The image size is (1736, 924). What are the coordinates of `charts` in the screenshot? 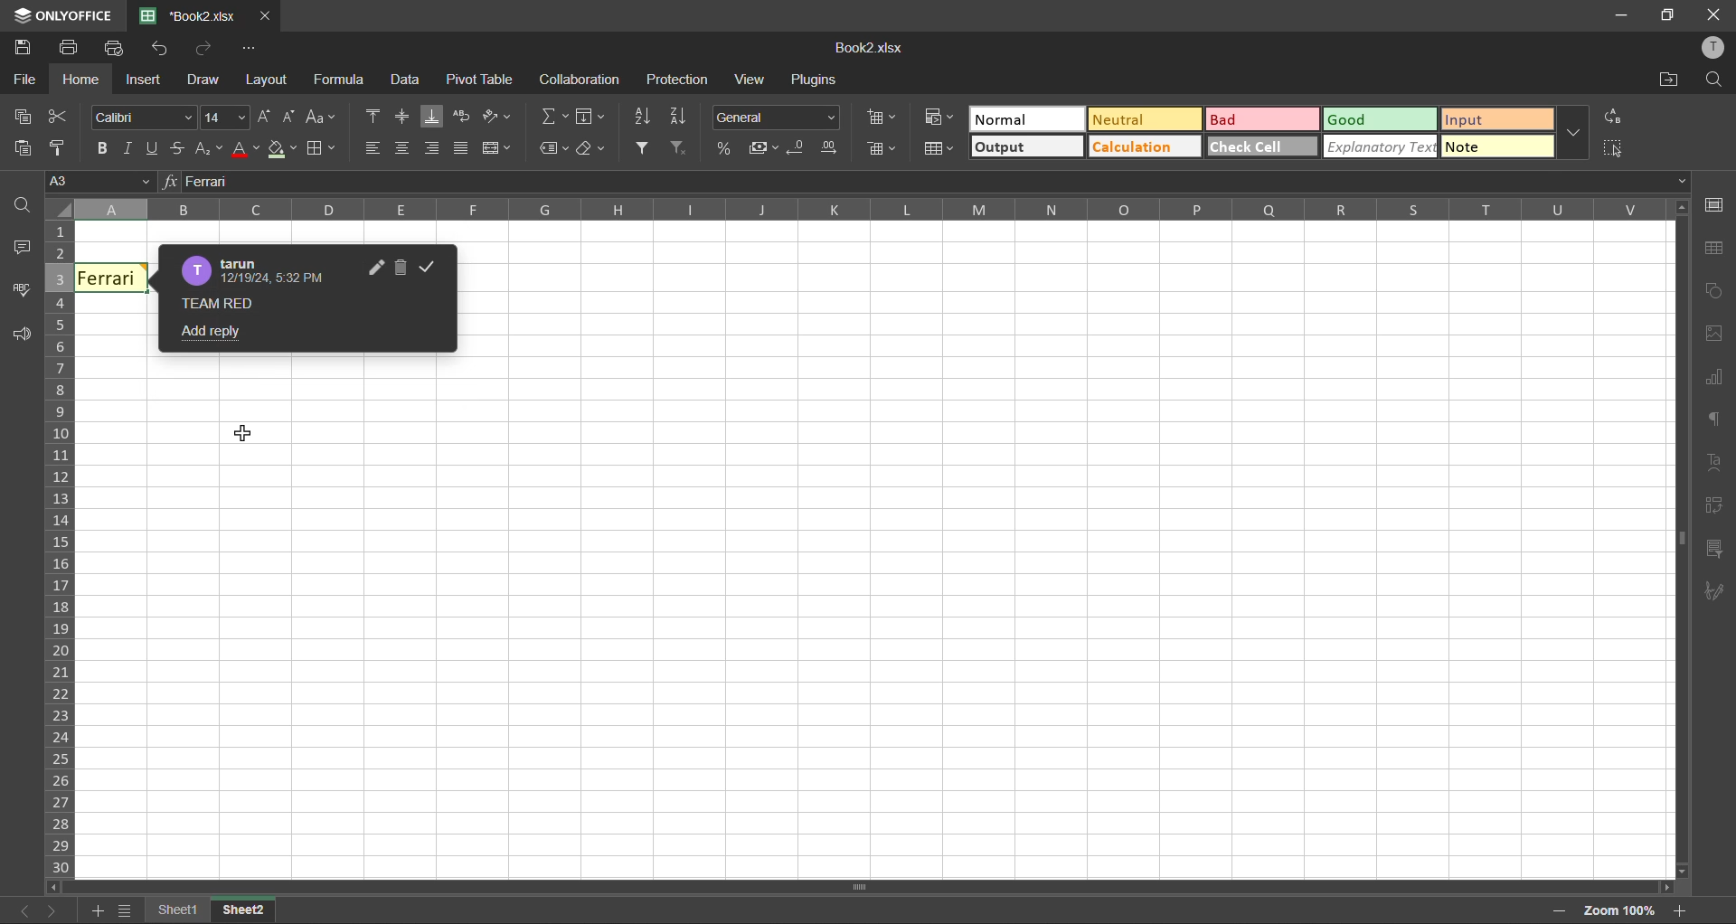 It's located at (1716, 382).